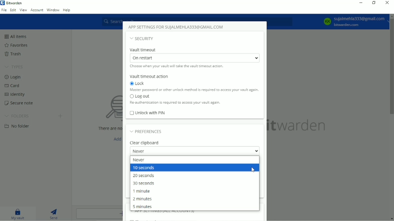  What do you see at coordinates (16, 54) in the screenshot?
I see `Trash` at bounding box center [16, 54].